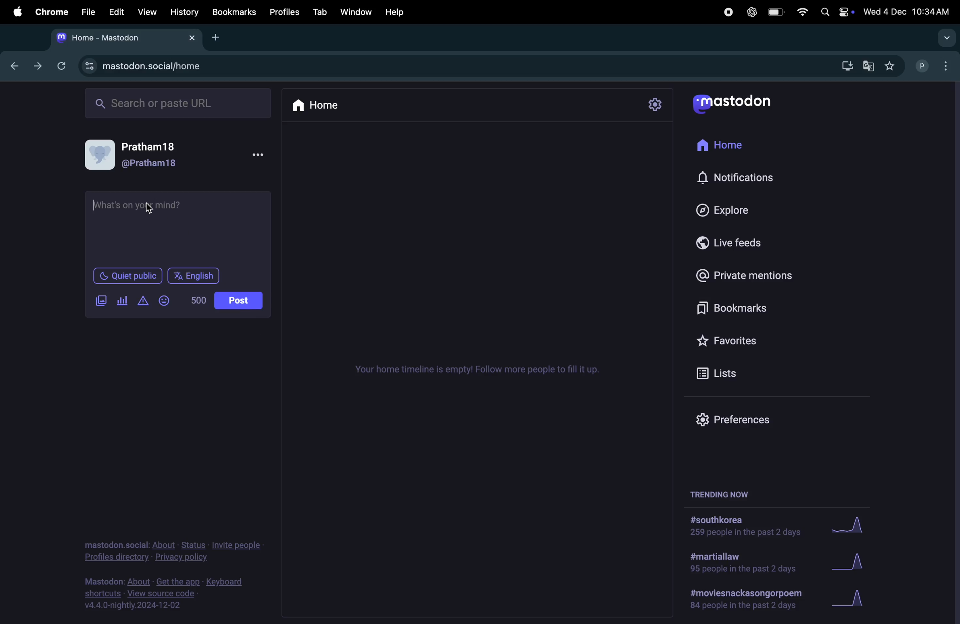 The image size is (960, 624). Describe the element at coordinates (240, 301) in the screenshot. I see `post` at that location.